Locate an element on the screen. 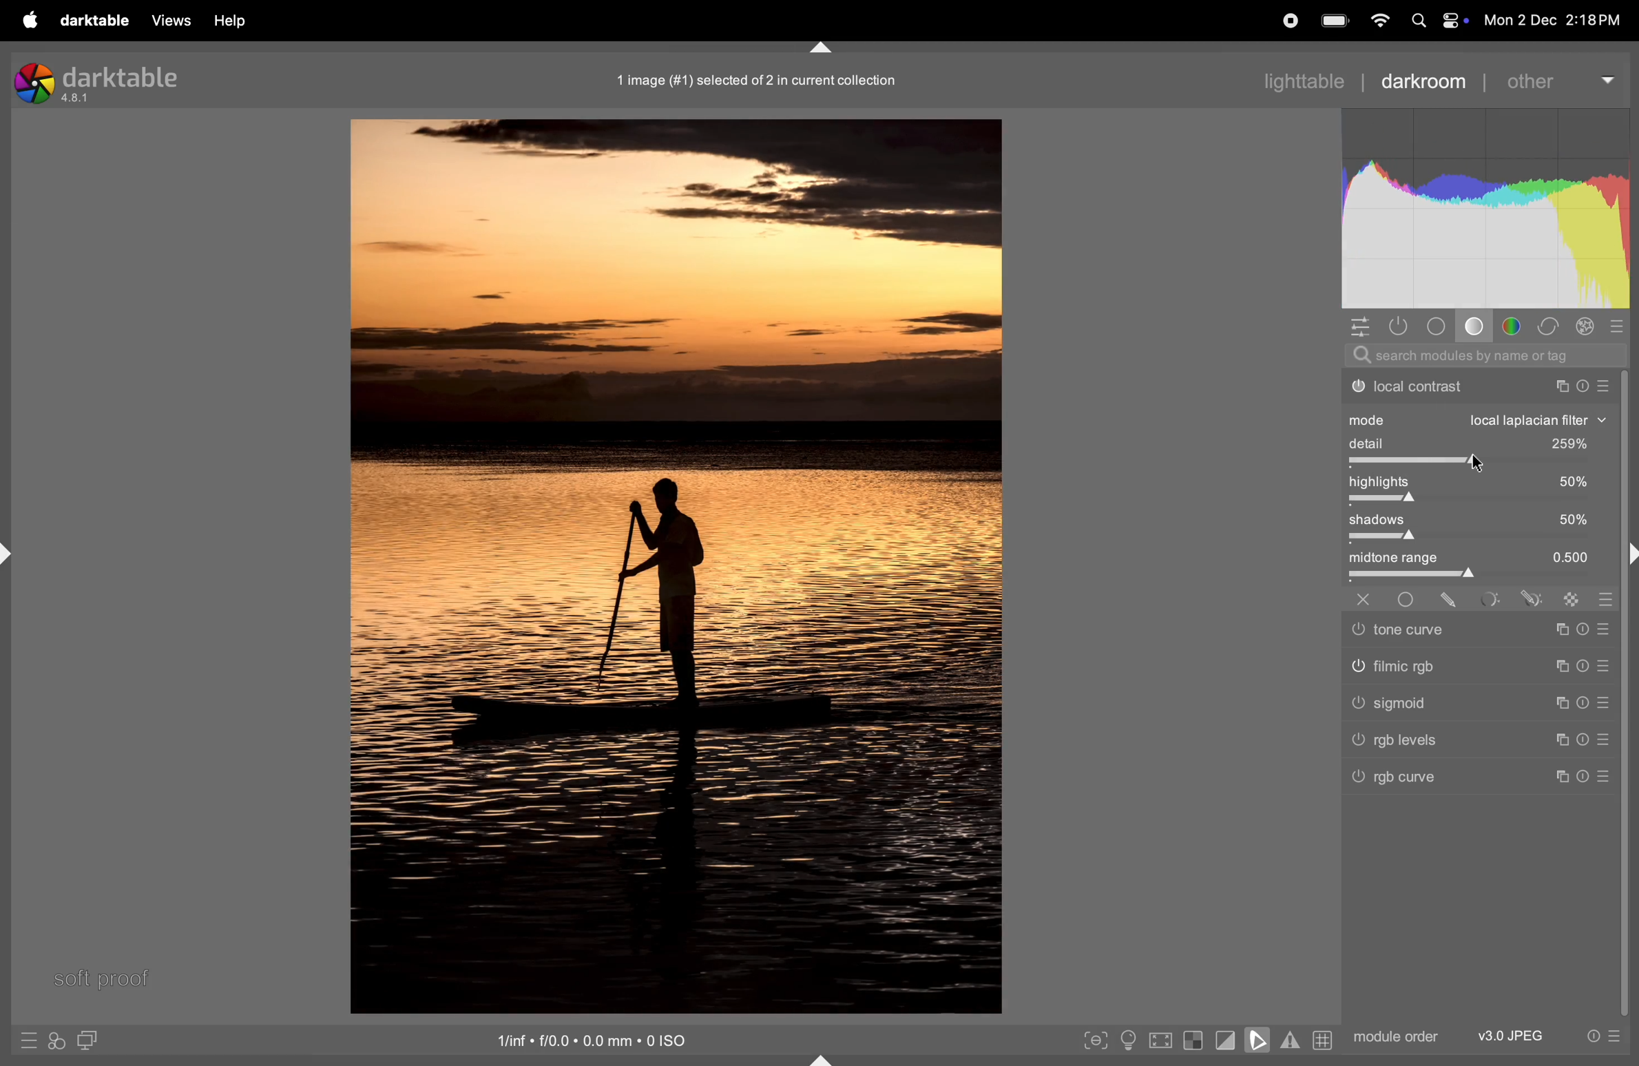 Image resolution: width=1639 pixels, height=1066 pixels. cursor is located at coordinates (1481, 463).